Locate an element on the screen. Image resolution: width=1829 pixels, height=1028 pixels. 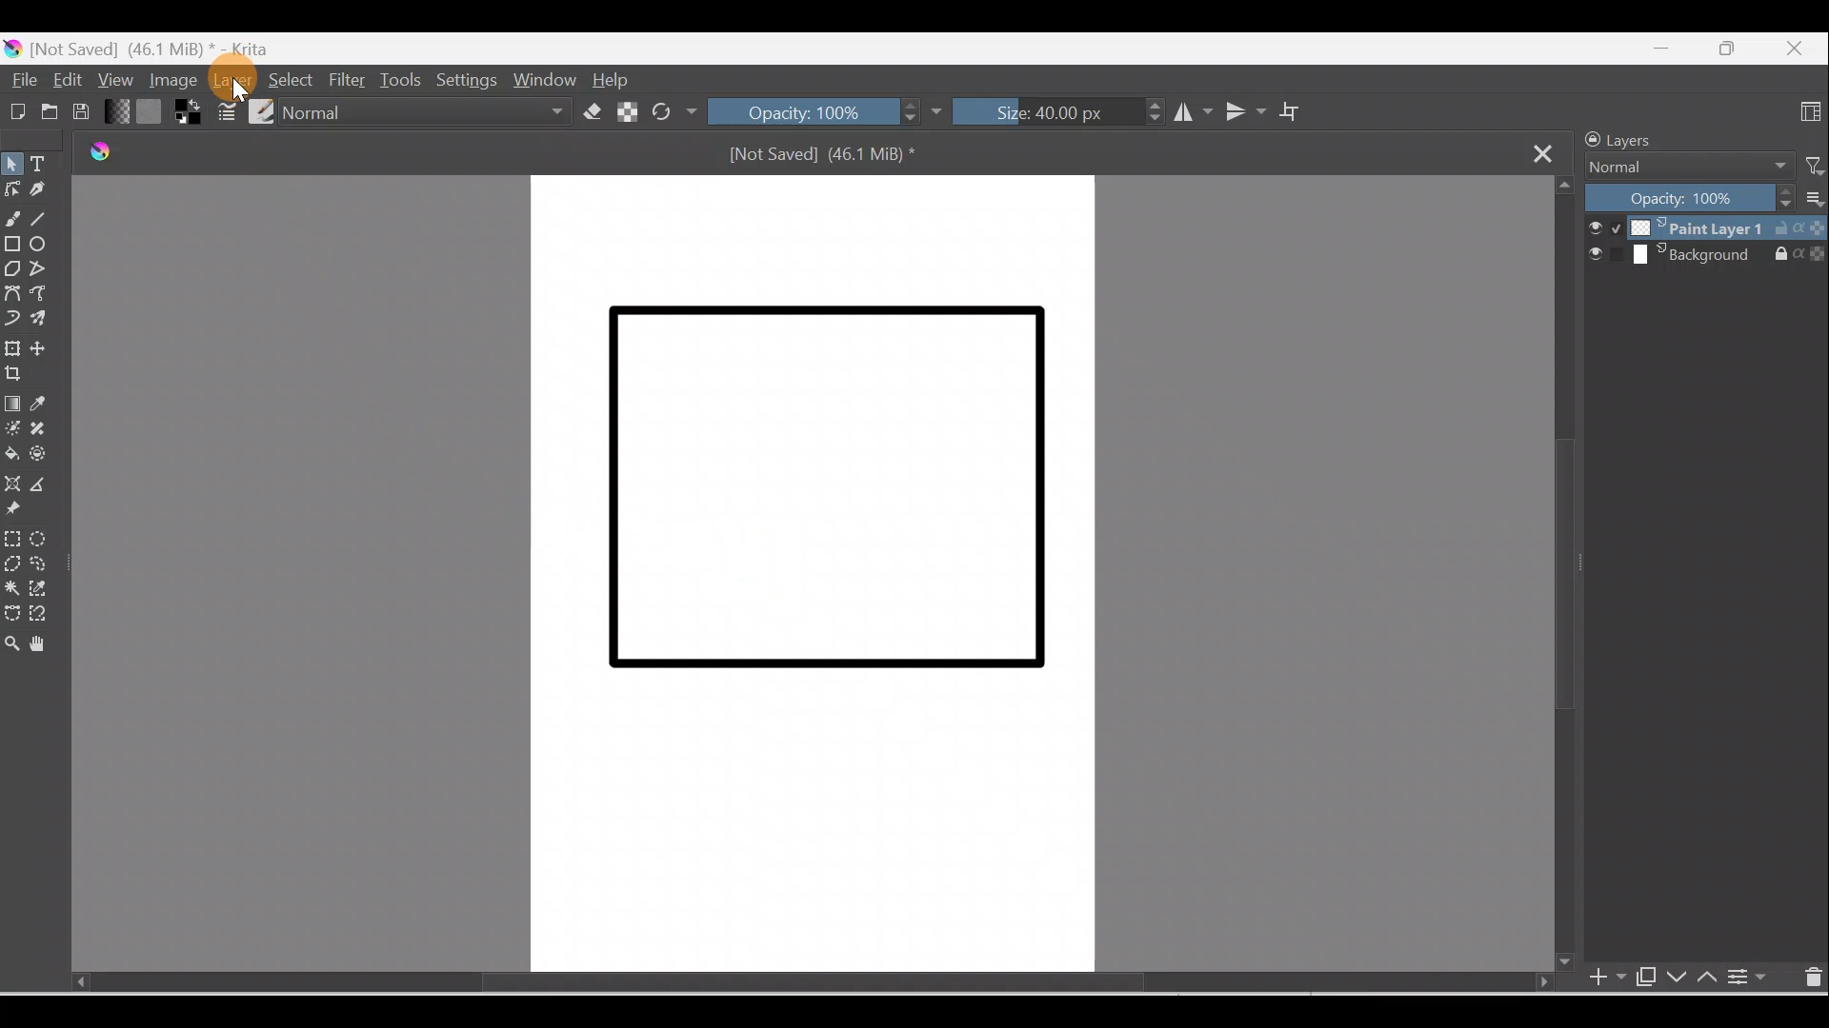
Canvas is located at coordinates (807, 575).